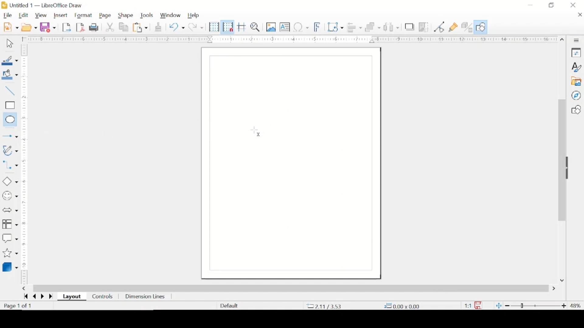 The height and width of the screenshot is (328, 584). Describe the element at coordinates (10, 254) in the screenshot. I see `stars and banners` at that location.